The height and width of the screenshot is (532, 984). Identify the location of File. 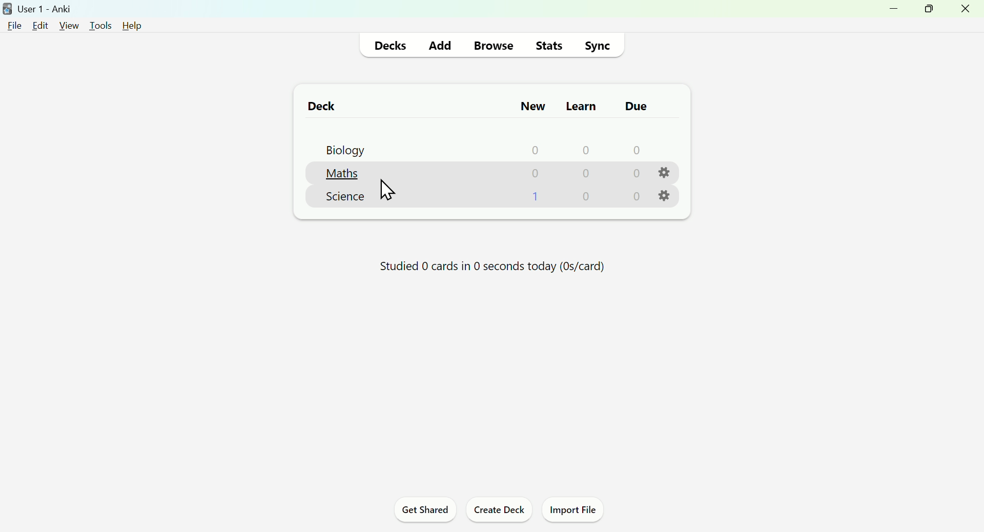
(15, 25).